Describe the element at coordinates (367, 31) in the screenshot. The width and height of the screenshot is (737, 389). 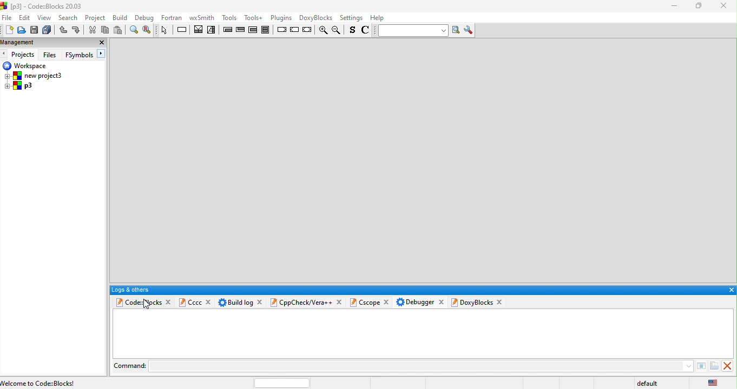
I see `toggle comments` at that location.